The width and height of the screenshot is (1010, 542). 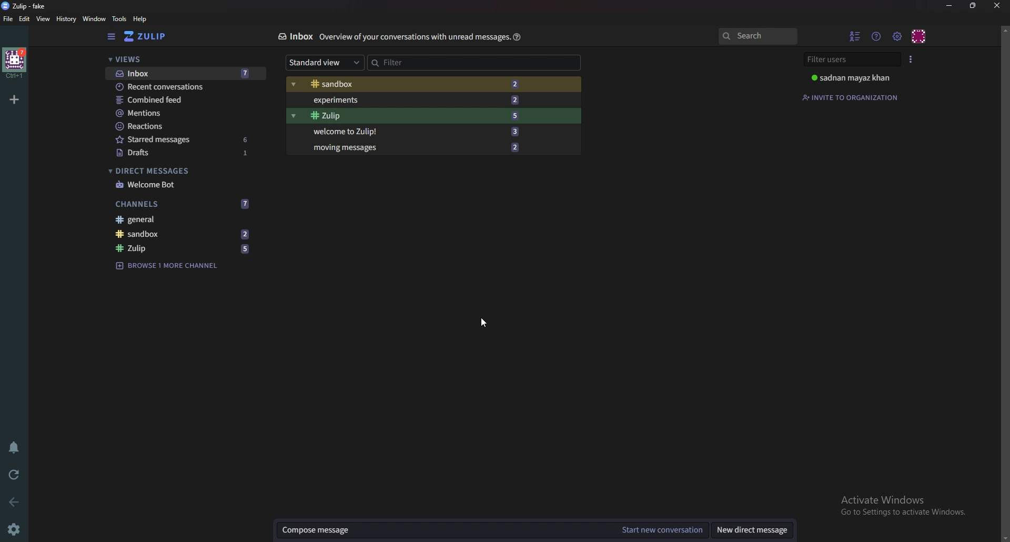 I want to click on Sandbox, so click(x=424, y=83).